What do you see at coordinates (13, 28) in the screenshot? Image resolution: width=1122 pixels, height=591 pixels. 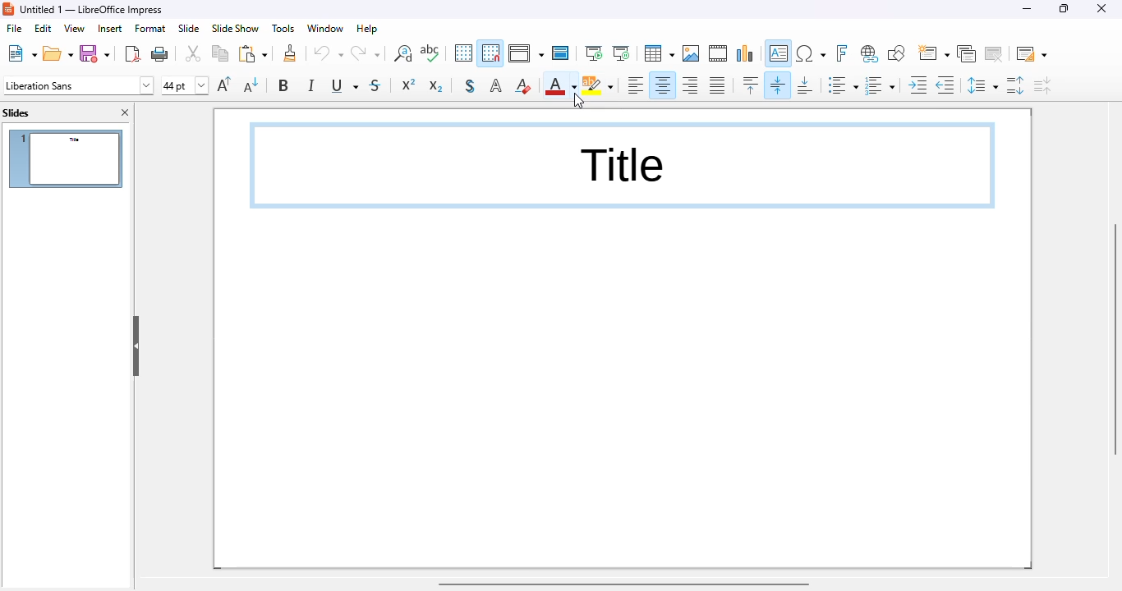 I see `file` at bounding box center [13, 28].